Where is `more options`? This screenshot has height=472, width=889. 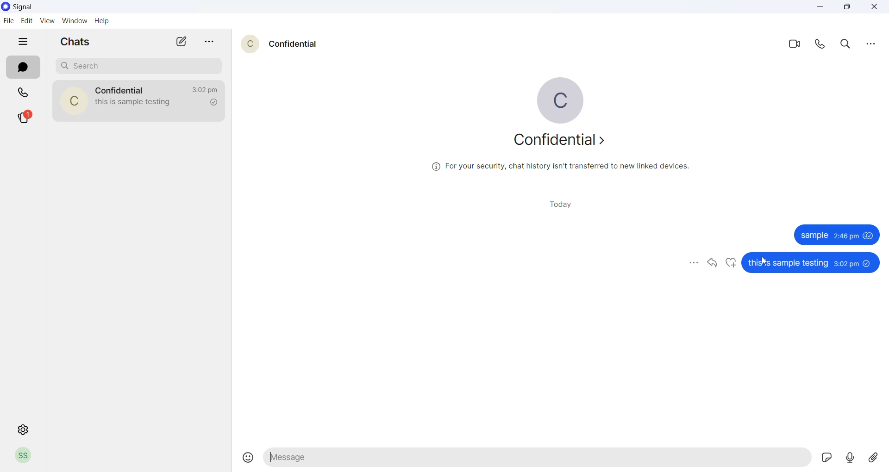 more options is located at coordinates (871, 44).